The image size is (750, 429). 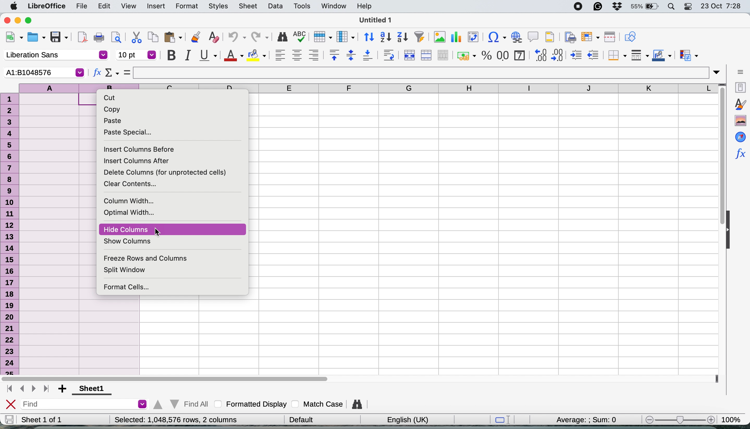 I want to click on underline, so click(x=209, y=55).